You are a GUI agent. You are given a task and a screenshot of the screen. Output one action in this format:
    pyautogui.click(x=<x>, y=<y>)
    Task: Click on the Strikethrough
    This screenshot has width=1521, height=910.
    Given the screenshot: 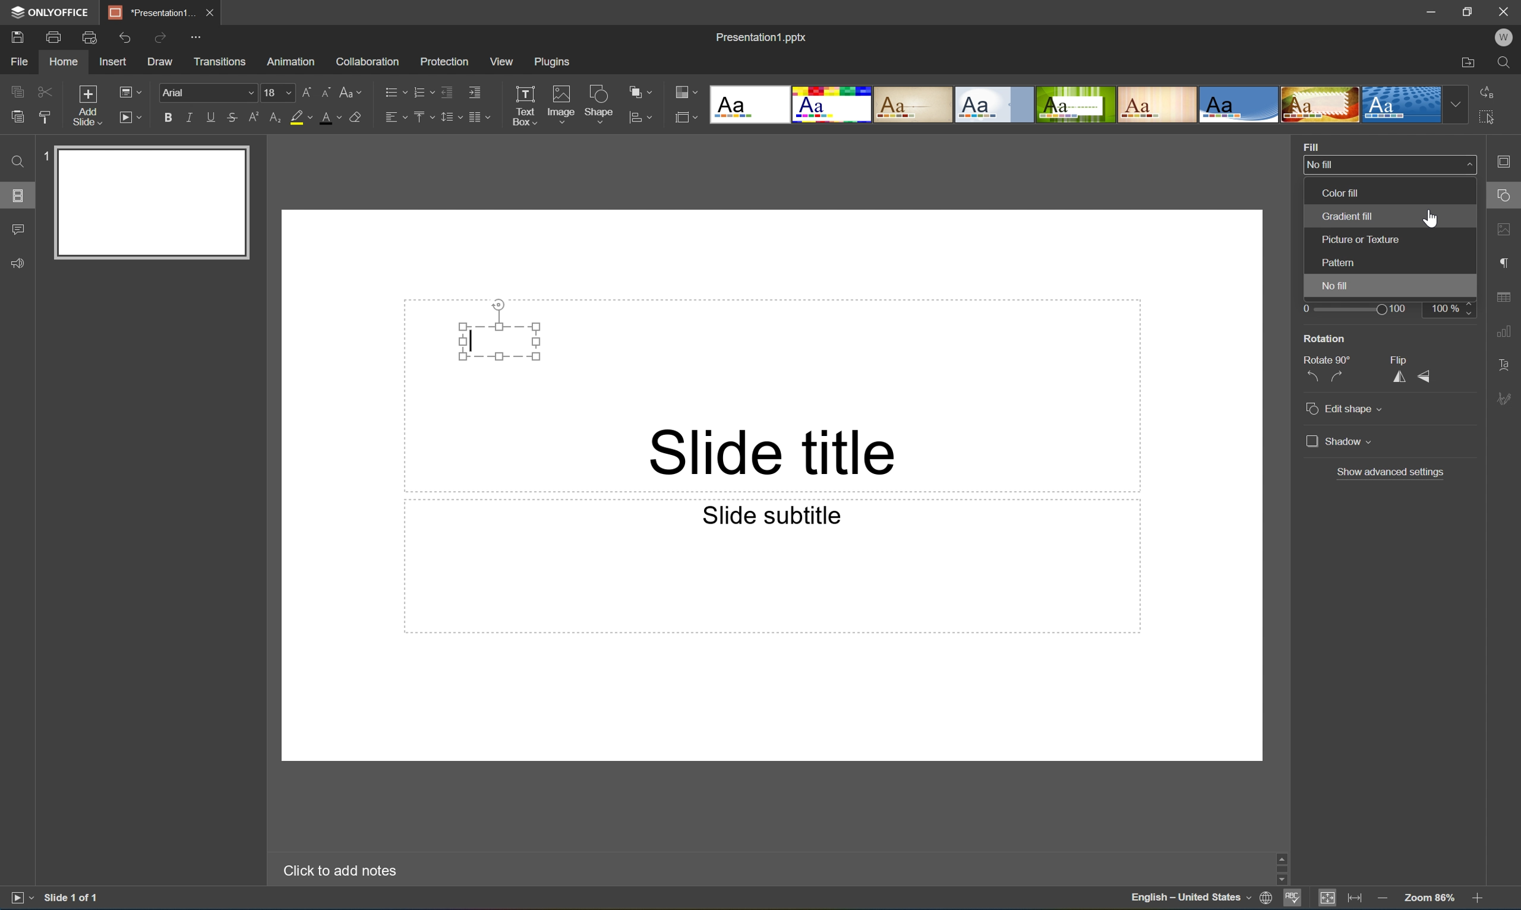 What is the action you would take?
    pyautogui.click(x=232, y=118)
    